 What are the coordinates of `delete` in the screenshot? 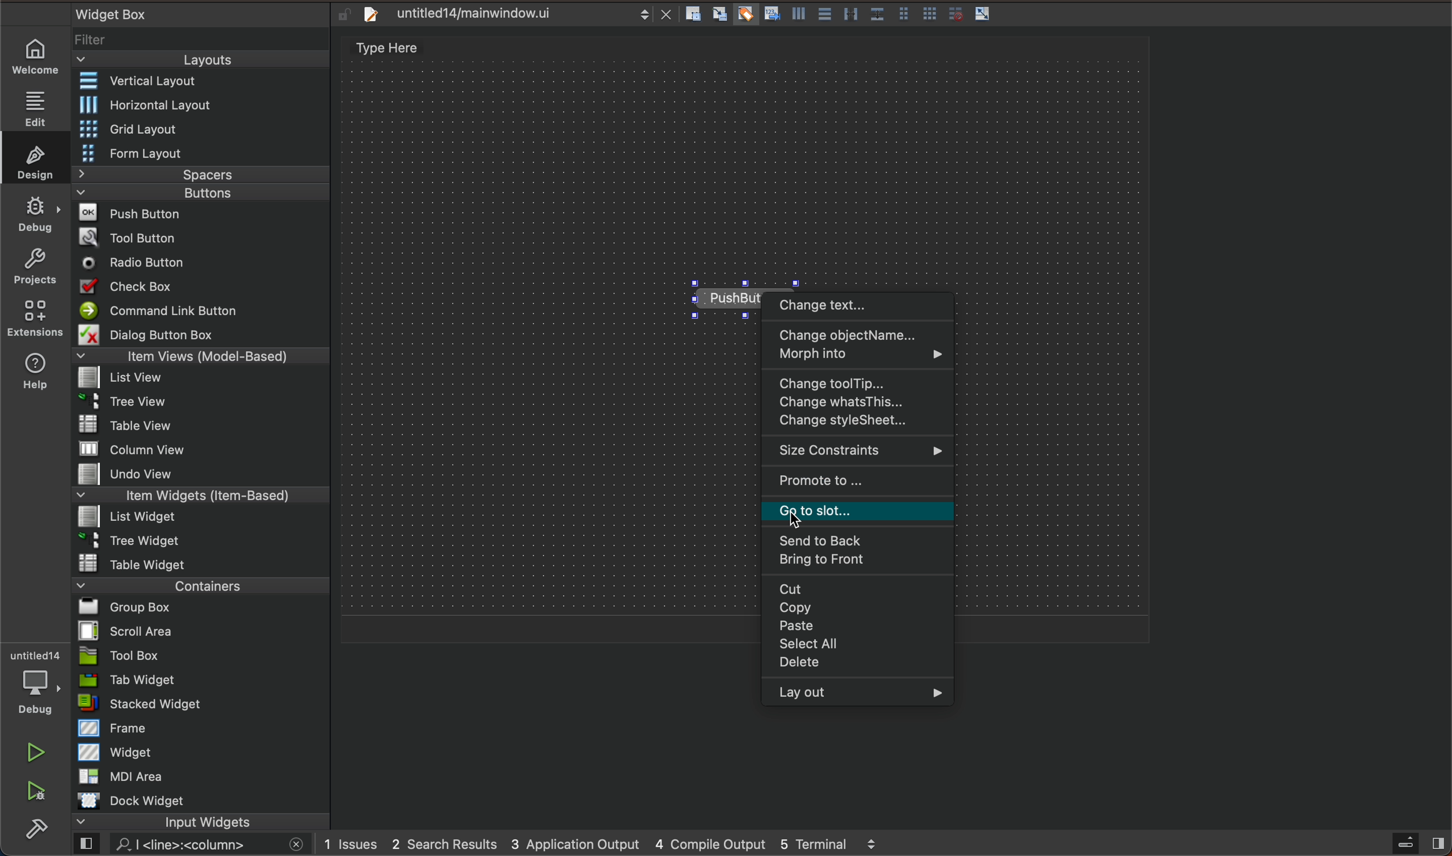 It's located at (854, 665).